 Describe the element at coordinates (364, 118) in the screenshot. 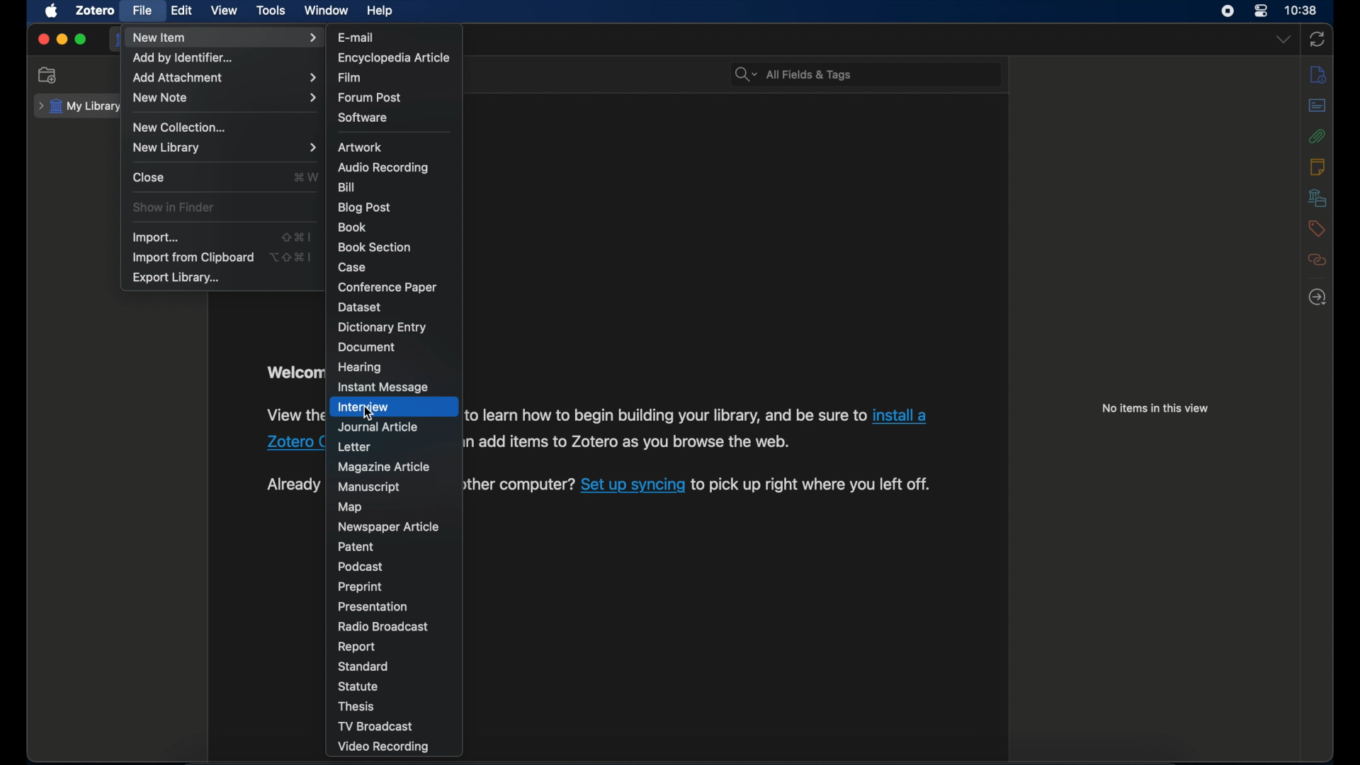

I see `software` at that location.